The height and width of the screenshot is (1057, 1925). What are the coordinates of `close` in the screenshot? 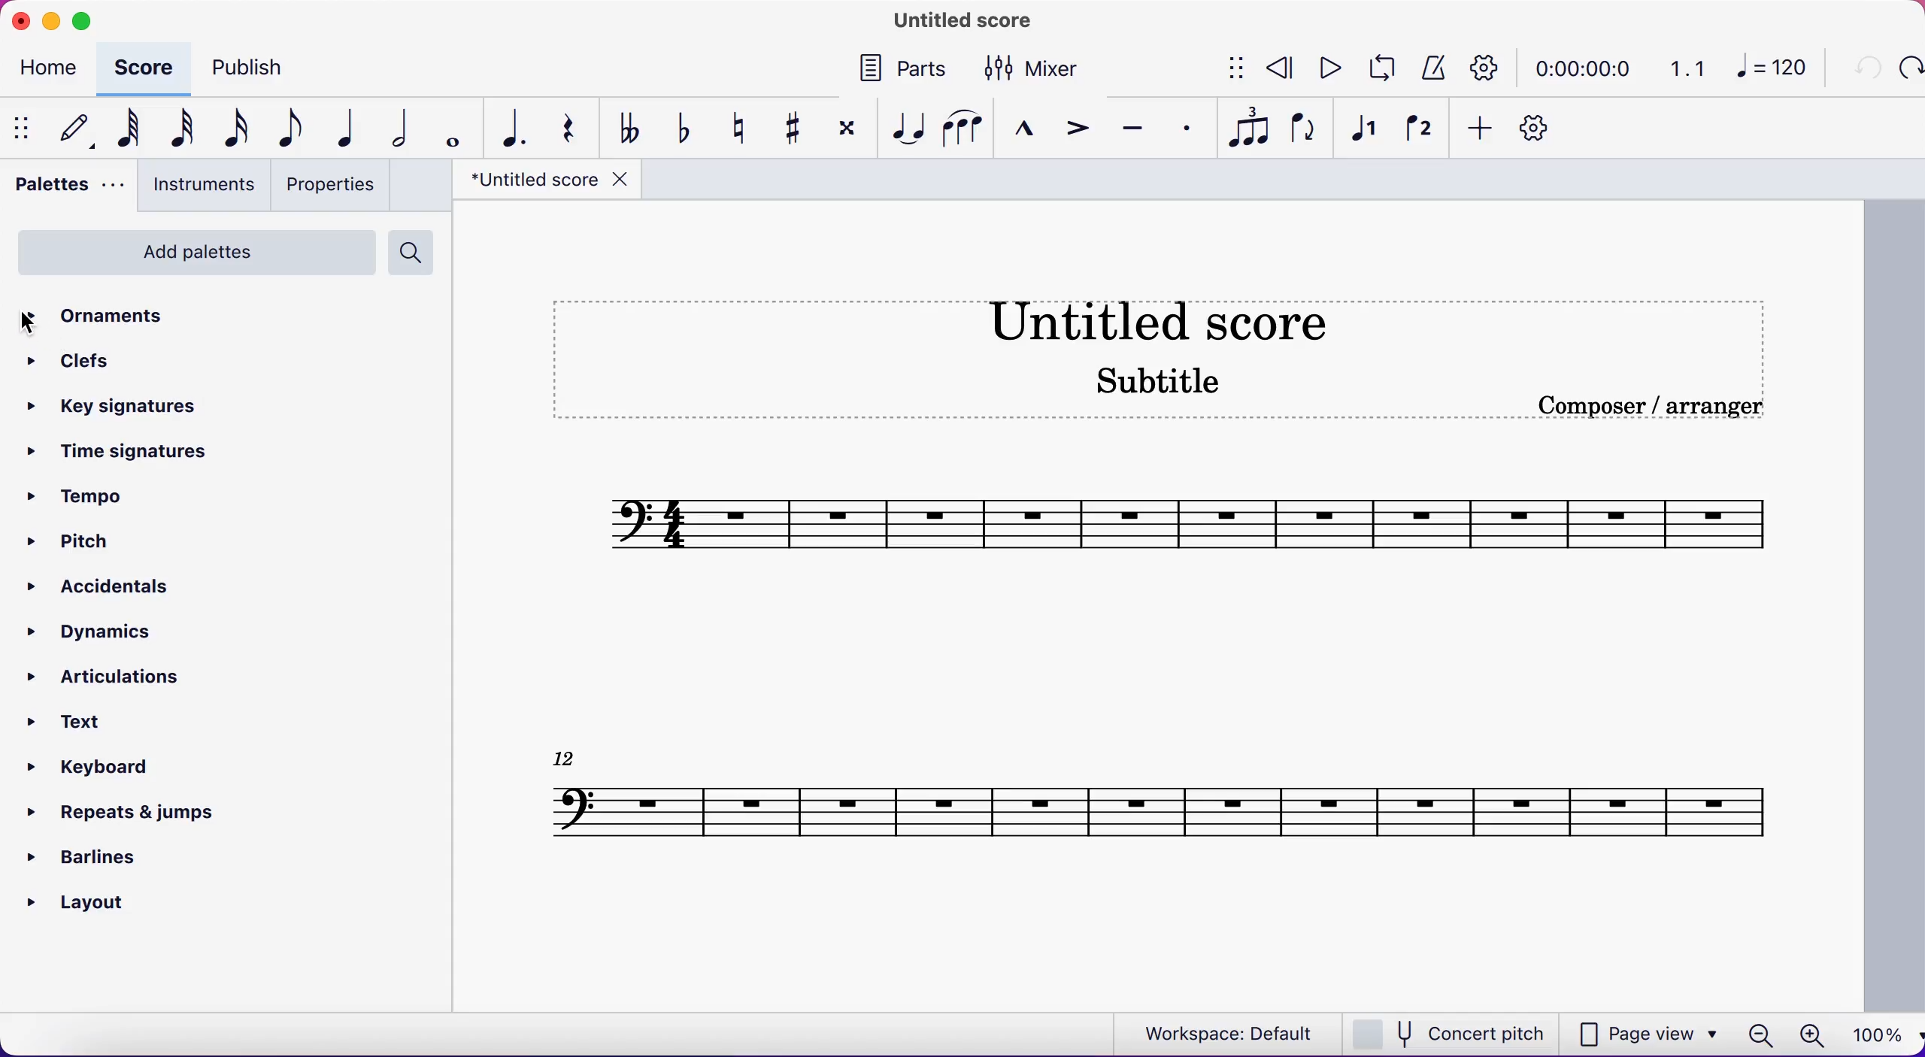 It's located at (20, 20).